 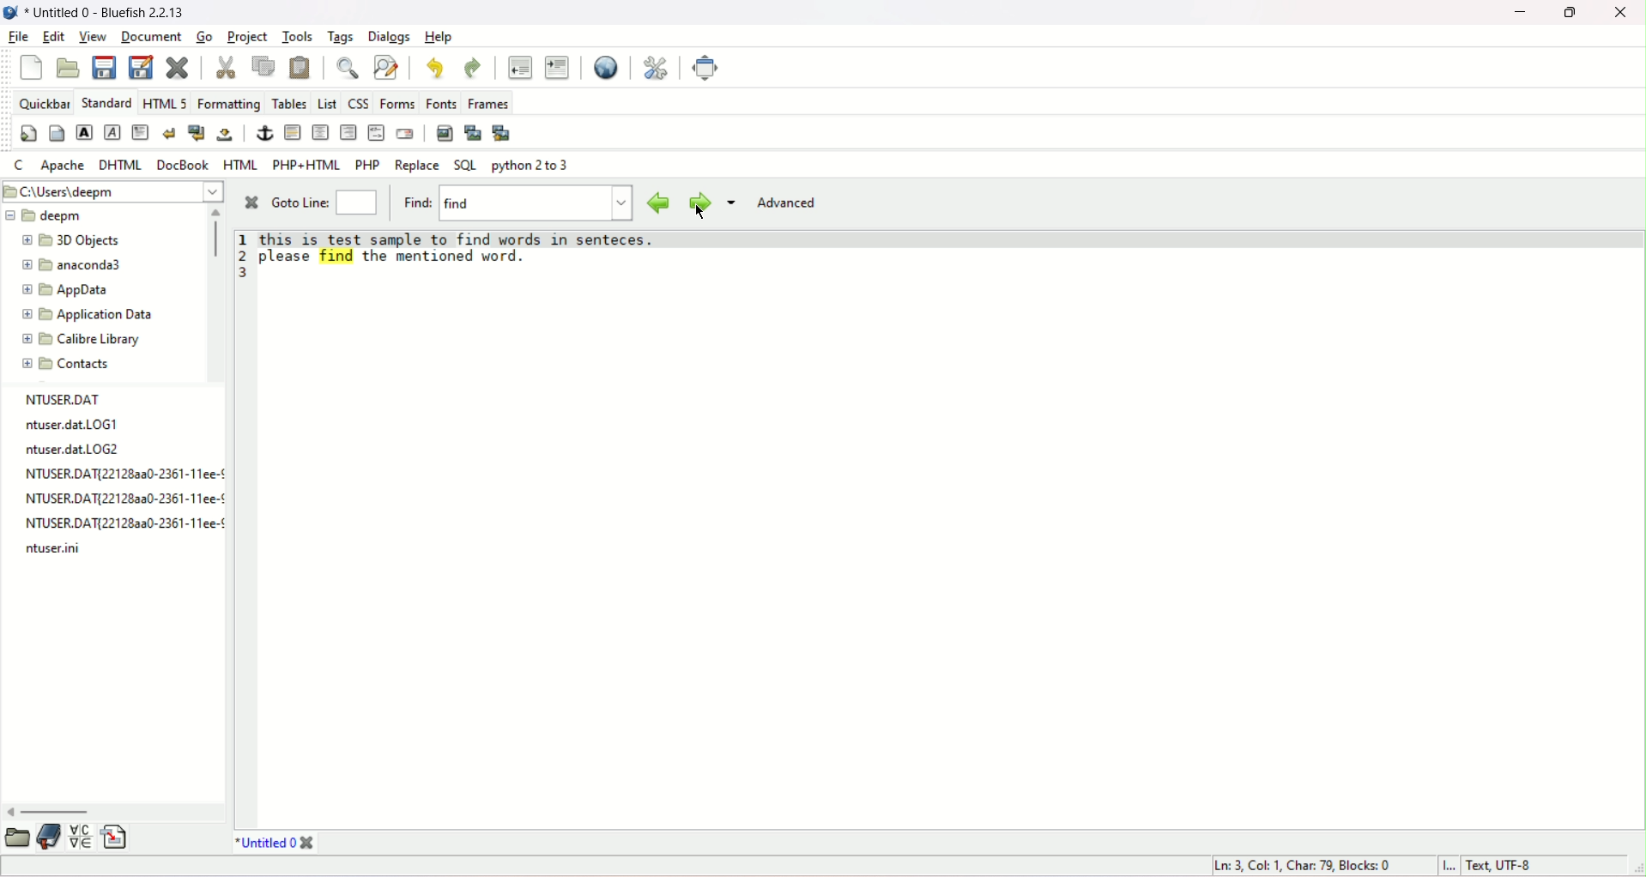 What do you see at coordinates (441, 103) in the screenshot?
I see `fonts` at bounding box center [441, 103].